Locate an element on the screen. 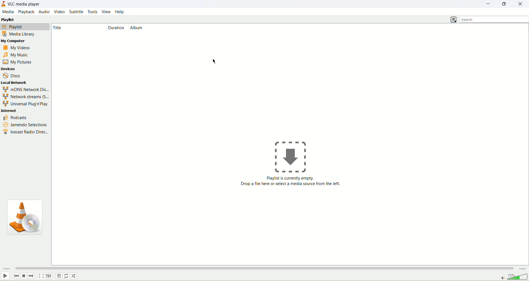  loop is located at coordinates (67, 276).